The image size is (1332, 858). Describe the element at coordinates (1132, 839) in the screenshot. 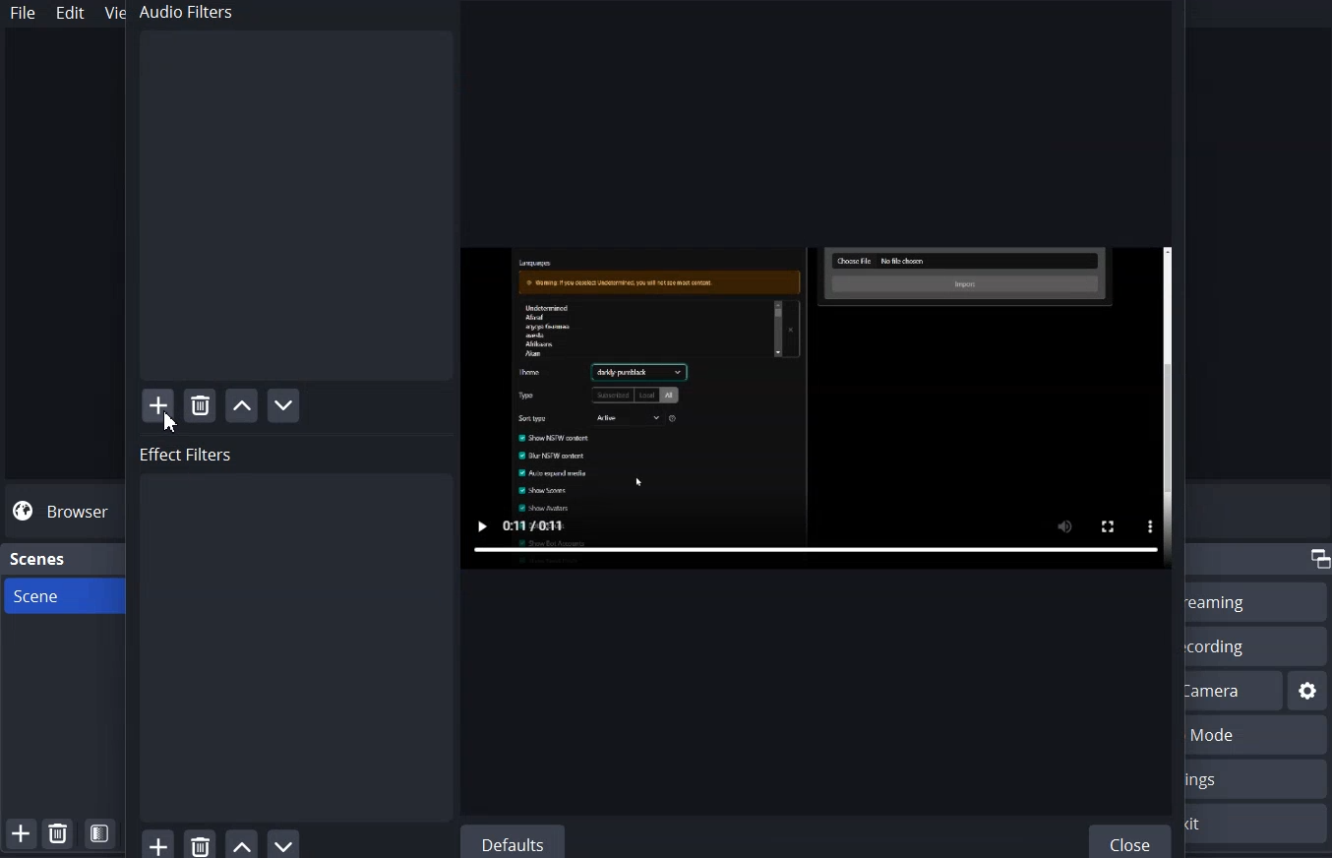

I see `Close` at that location.